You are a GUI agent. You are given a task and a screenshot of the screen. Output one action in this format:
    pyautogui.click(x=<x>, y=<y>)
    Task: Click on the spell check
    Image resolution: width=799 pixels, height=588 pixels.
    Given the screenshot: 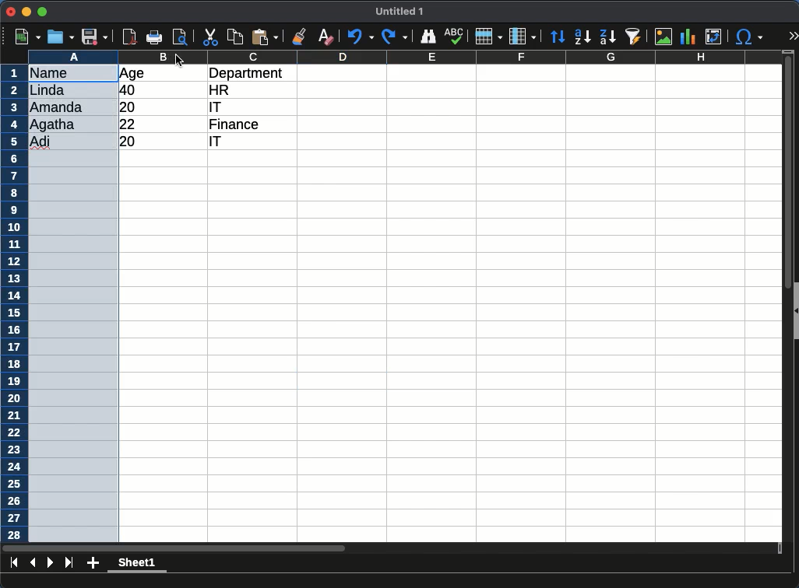 What is the action you would take?
    pyautogui.click(x=455, y=34)
    